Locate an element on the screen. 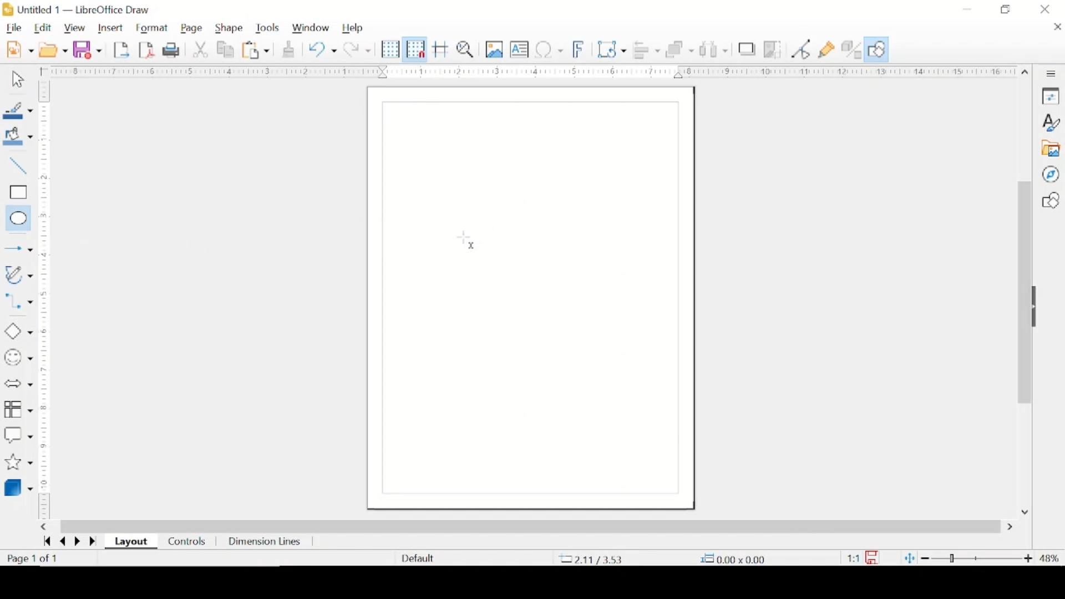  format is located at coordinates (154, 27).